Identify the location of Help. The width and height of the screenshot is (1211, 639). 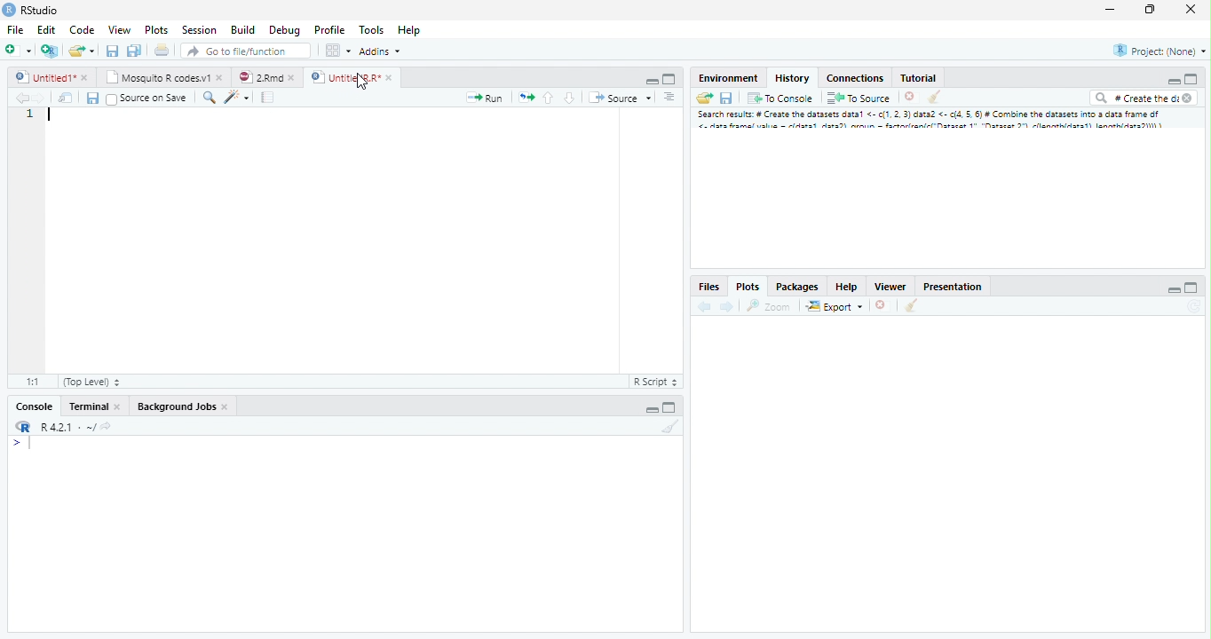
(408, 30).